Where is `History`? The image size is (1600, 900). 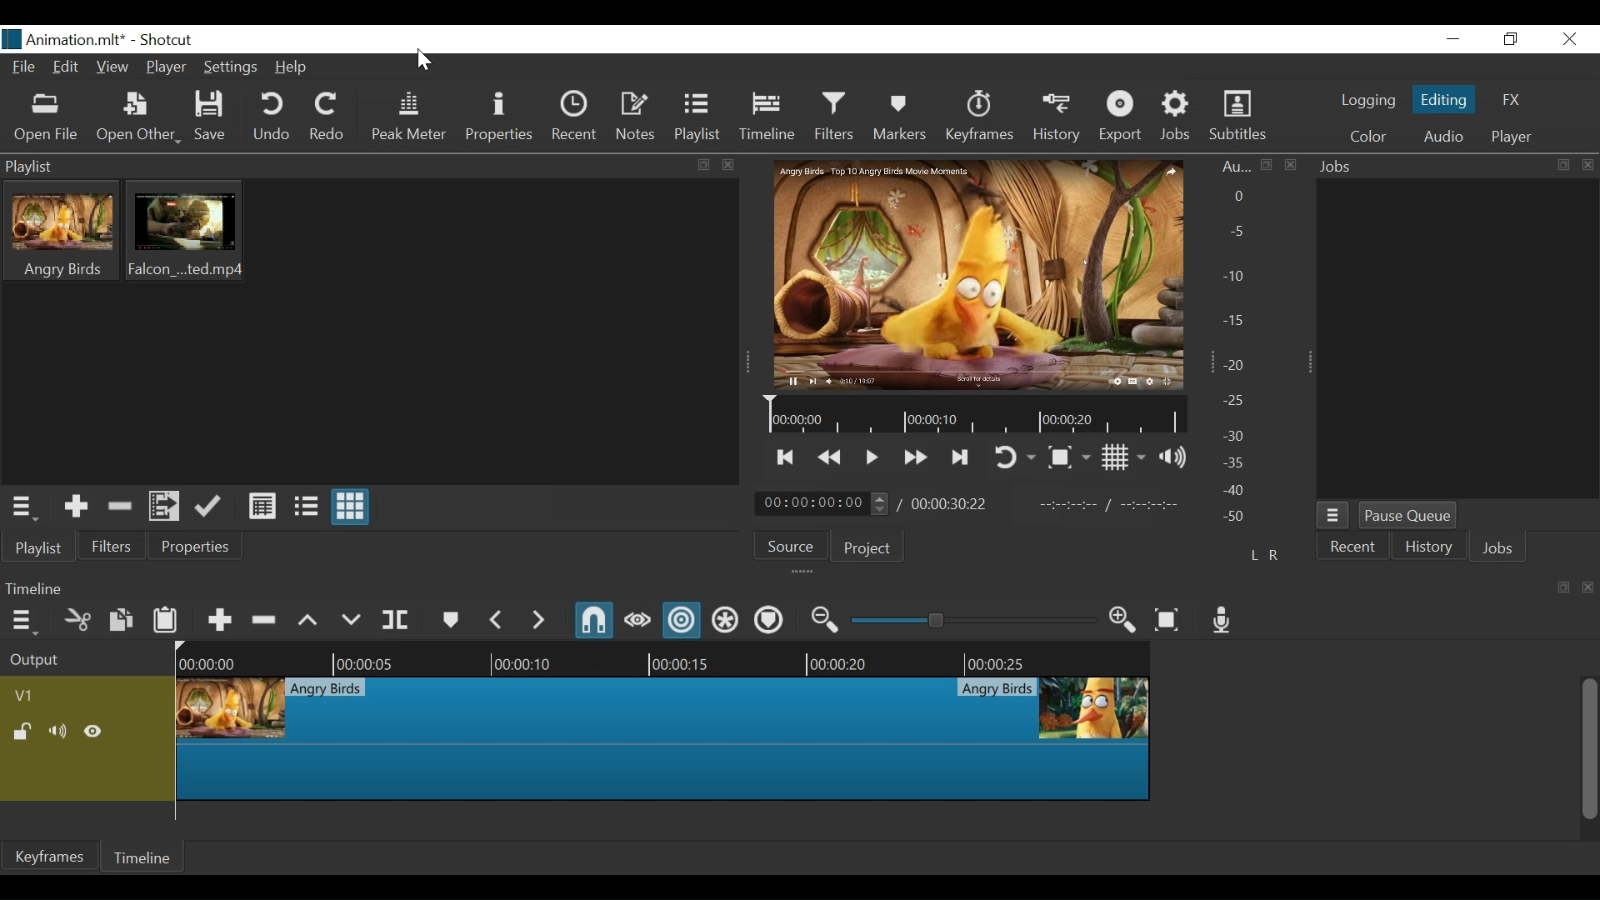
History is located at coordinates (1057, 119).